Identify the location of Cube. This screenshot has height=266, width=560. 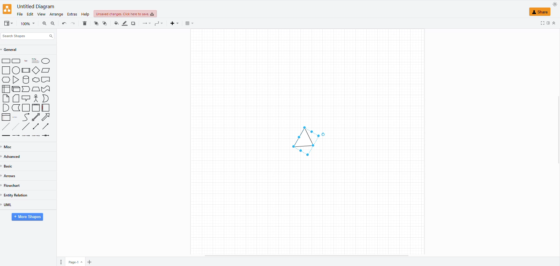
(16, 89).